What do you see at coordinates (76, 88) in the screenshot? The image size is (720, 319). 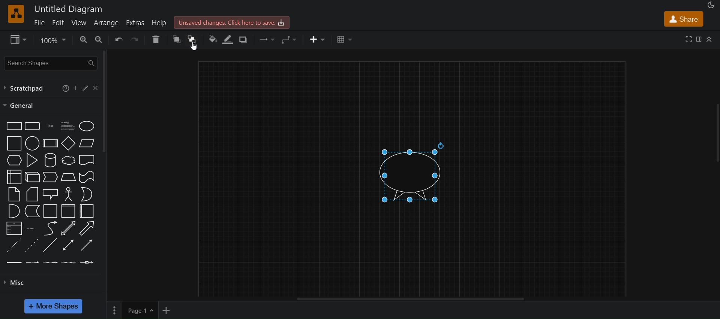 I see `add` at bounding box center [76, 88].